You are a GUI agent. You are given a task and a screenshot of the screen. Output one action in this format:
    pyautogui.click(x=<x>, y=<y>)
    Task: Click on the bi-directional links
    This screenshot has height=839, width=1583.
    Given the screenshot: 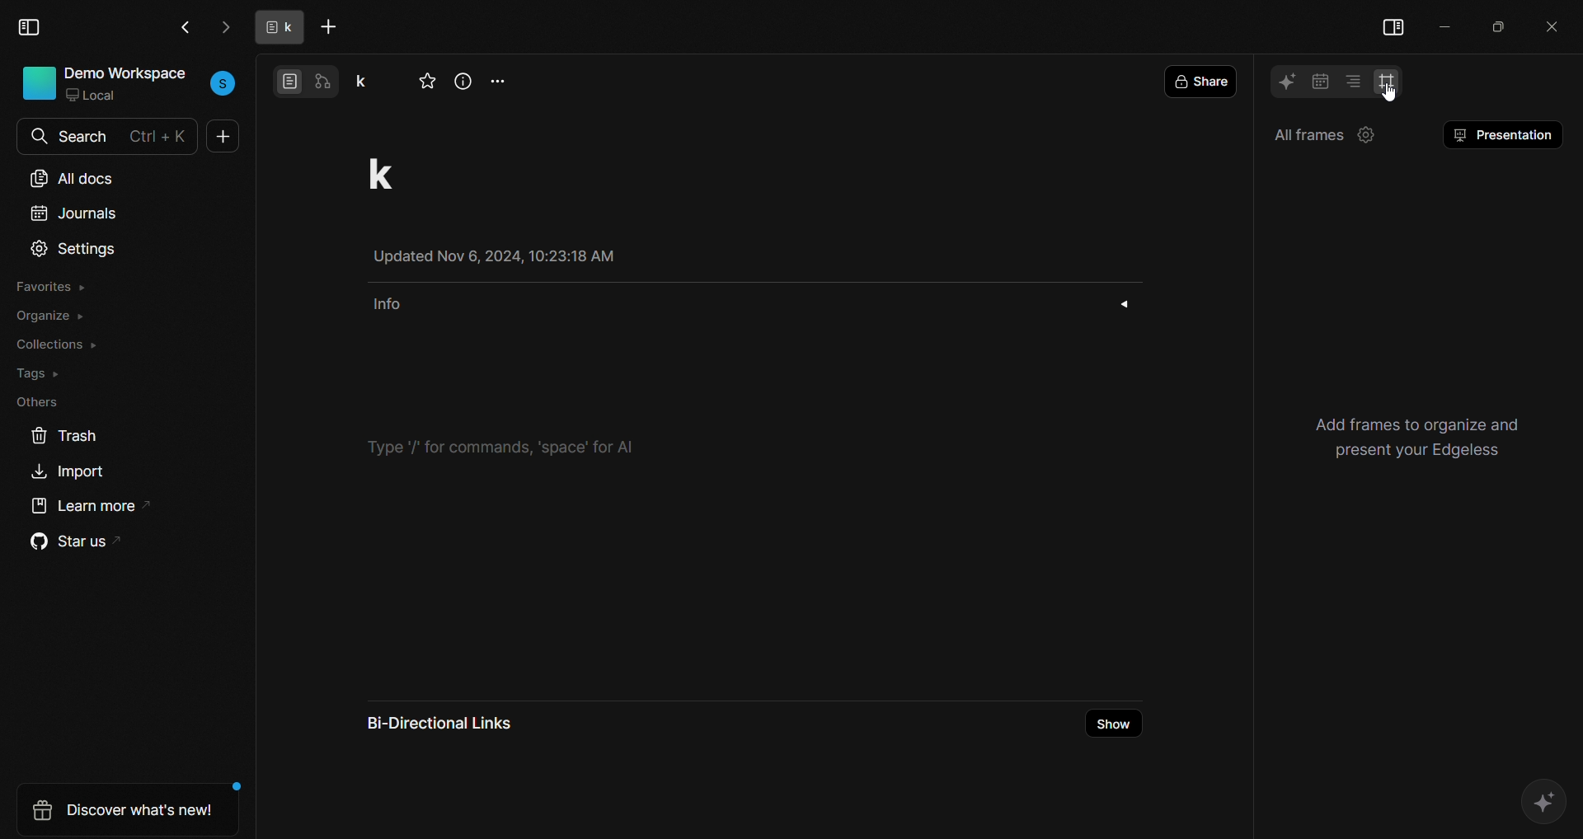 What is the action you would take?
    pyautogui.click(x=454, y=721)
    